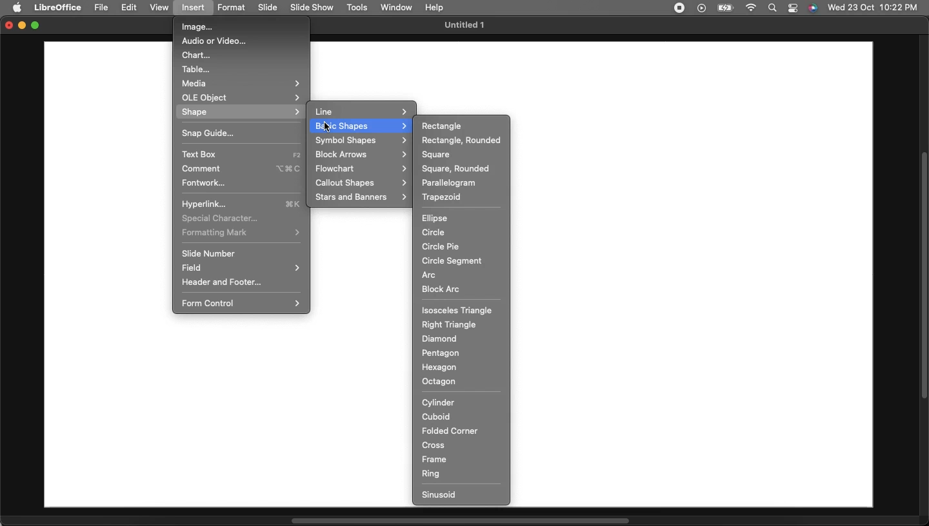 The height and width of the screenshot is (526, 929). Describe the element at coordinates (216, 42) in the screenshot. I see `Audio or video` at that location.